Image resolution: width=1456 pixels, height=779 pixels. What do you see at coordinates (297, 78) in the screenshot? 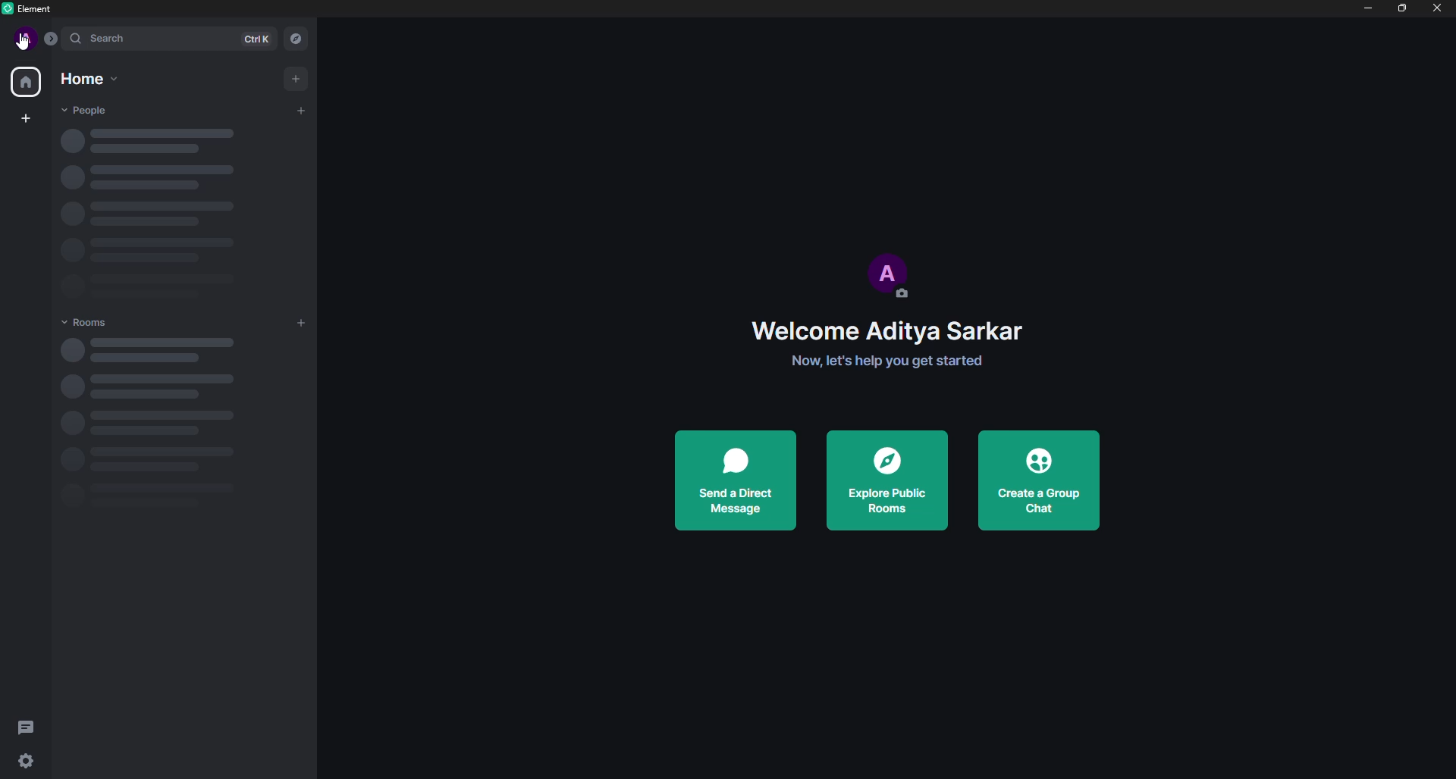
I see `add` at bounding box center [297, 78].